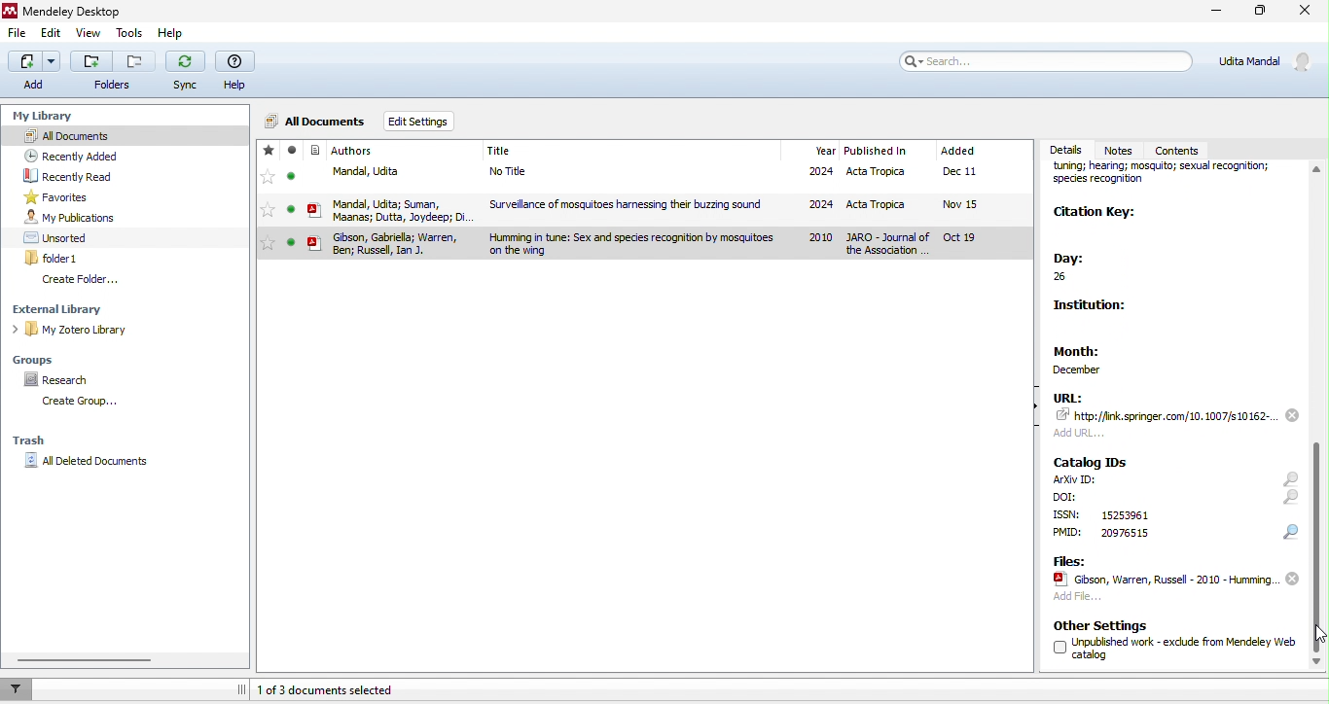 The height and width of the screenshot is (704, 1329). I want to click on favourites, so click(61, 197).